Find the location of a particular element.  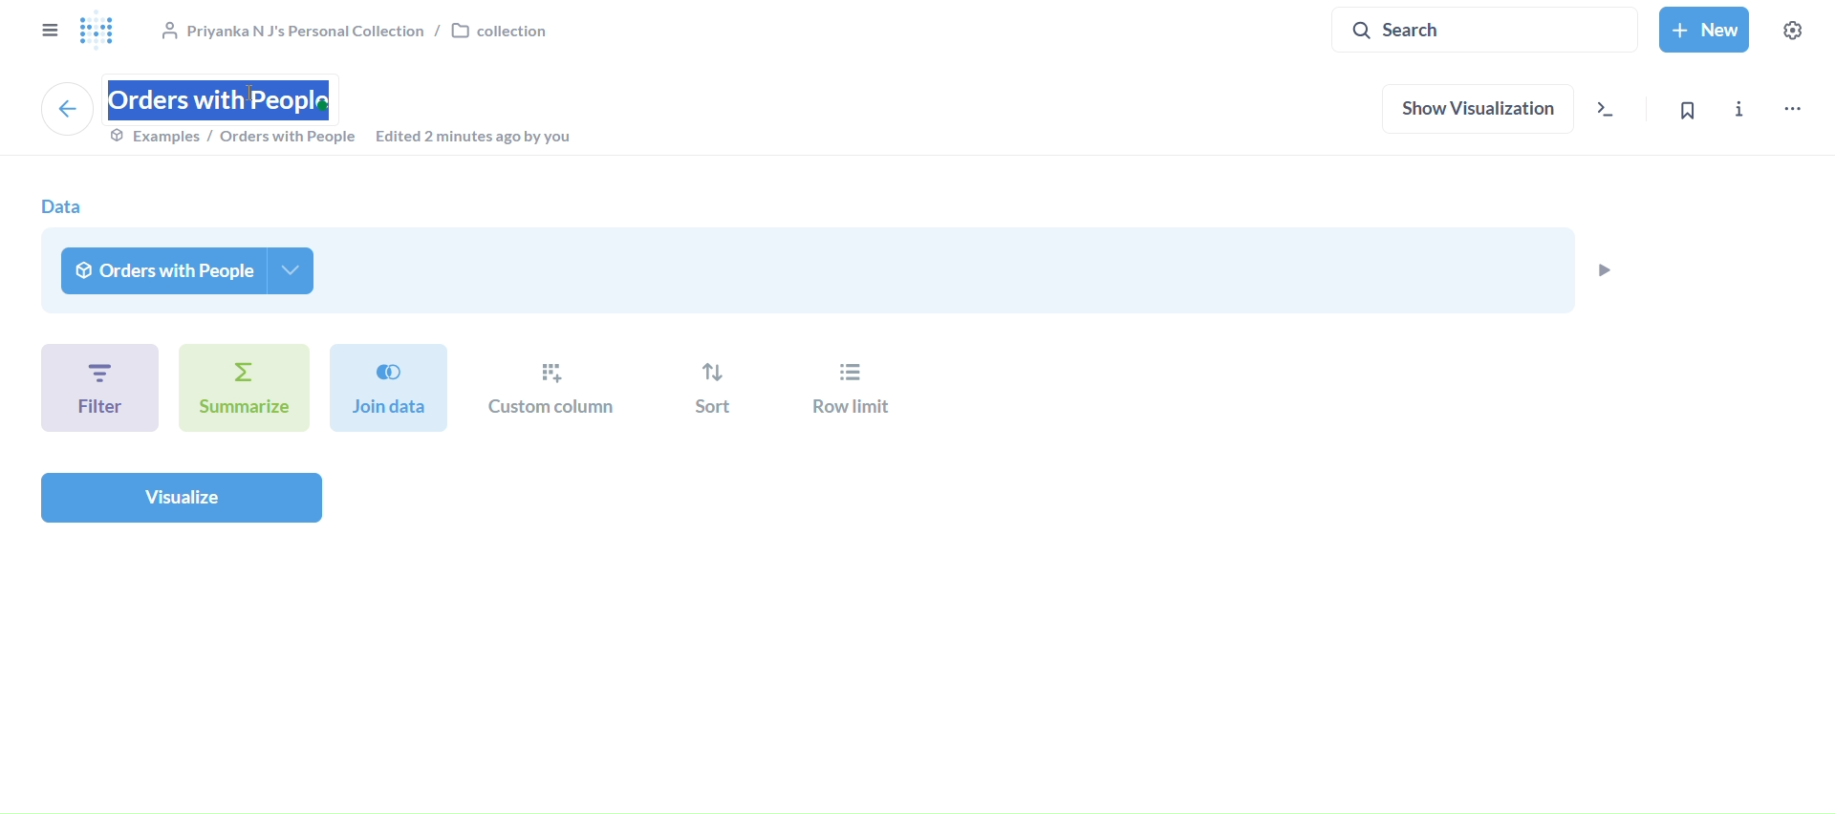

visualize is located at coordinates (181, 497).